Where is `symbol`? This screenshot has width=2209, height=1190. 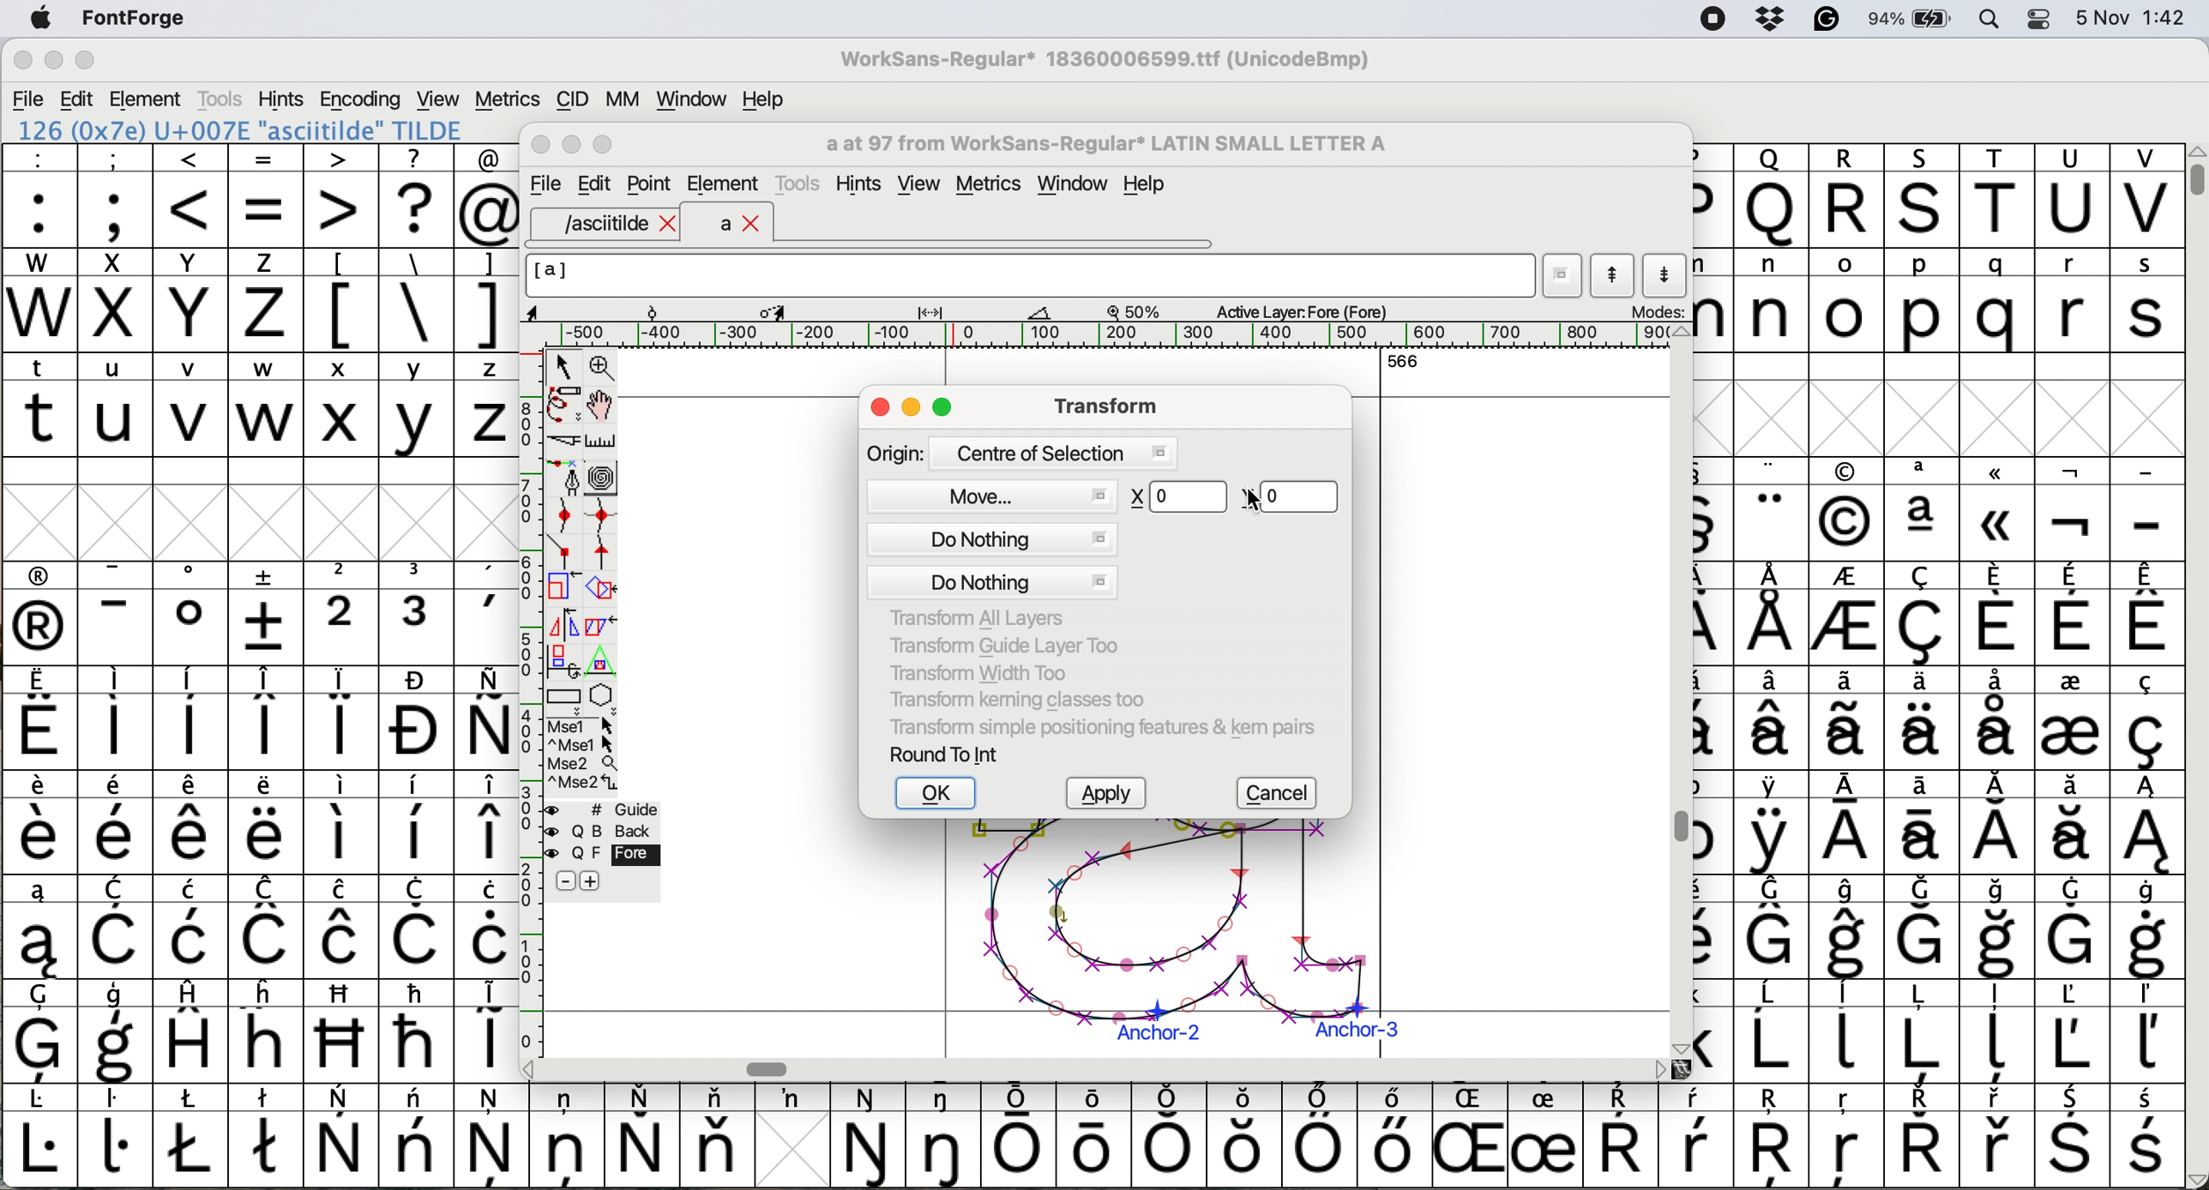 symbol is located at coordinates (1848, 616).